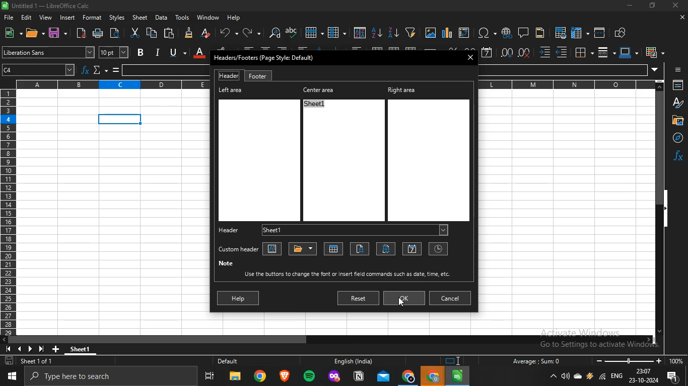 This screenshot has width=688, height=386. What do you see at coordinates (161, 17) in the screenshot?
I see `data` at bounding box center [161, 17].